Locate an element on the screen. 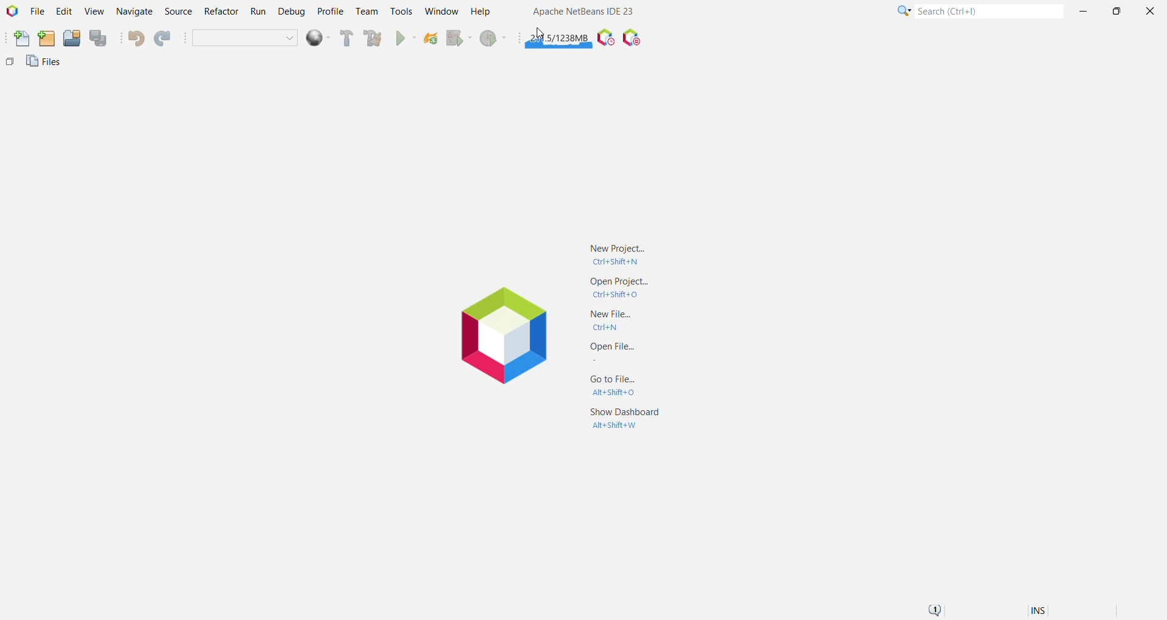 This screenshot has width=1167, height=620. Maximize is located at coordinates (1118, 10).